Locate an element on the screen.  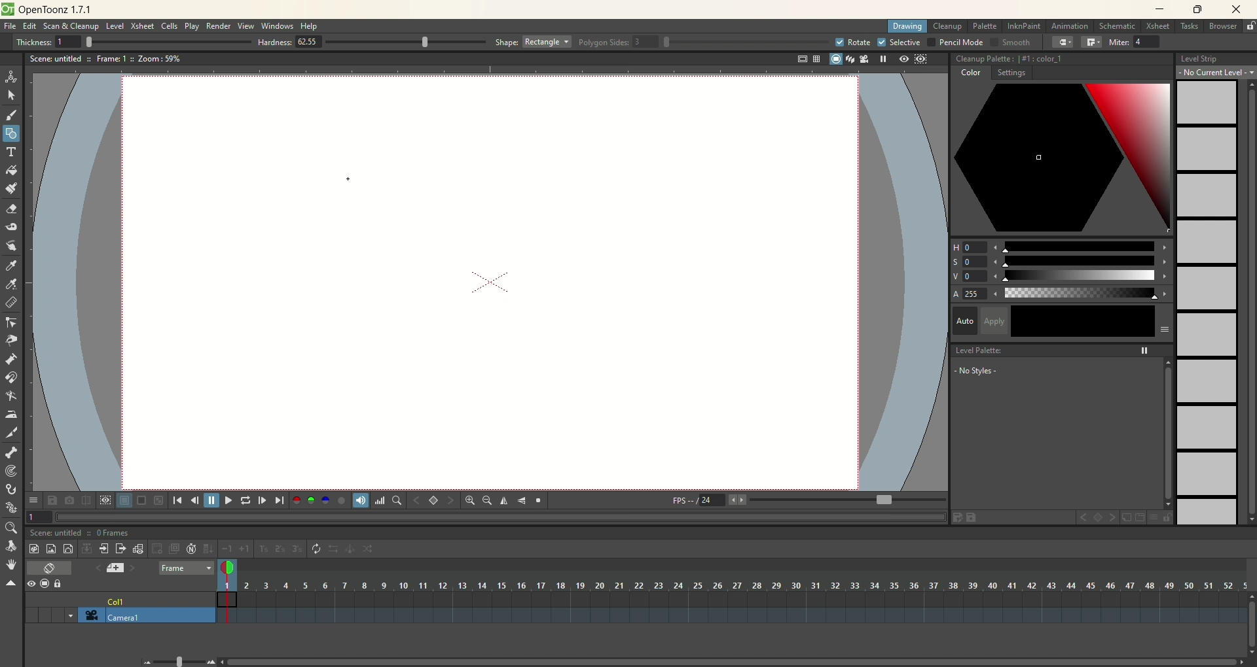
playback frame rate is located at coordinates (712, 502).